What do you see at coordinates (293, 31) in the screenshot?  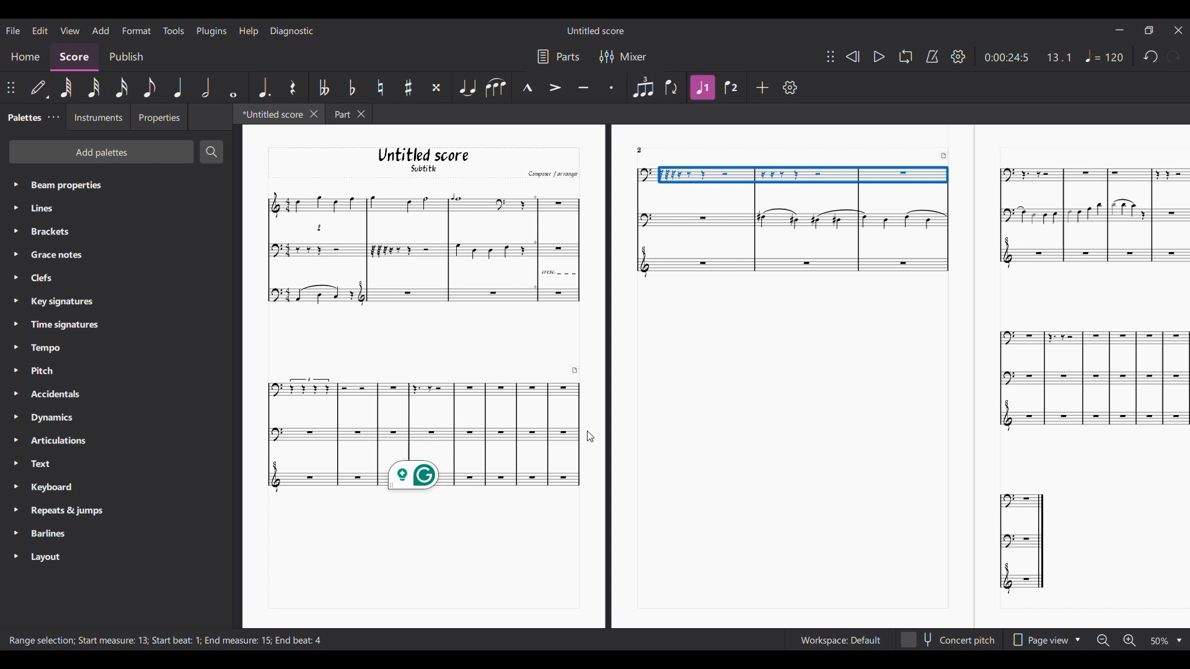 I see `Diagnostic menu` at bounding box center [293, 31].